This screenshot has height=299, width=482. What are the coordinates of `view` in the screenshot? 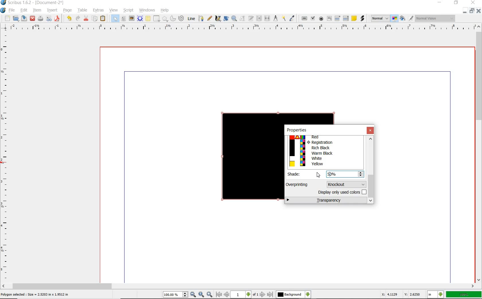 It's located at (114, 10).